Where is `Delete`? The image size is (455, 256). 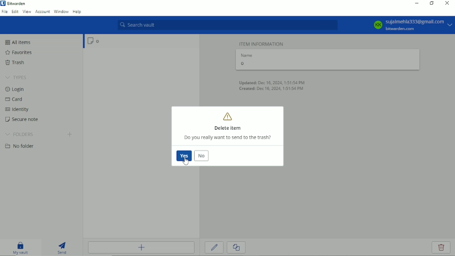
Delete is located at coordinates (442, 247).